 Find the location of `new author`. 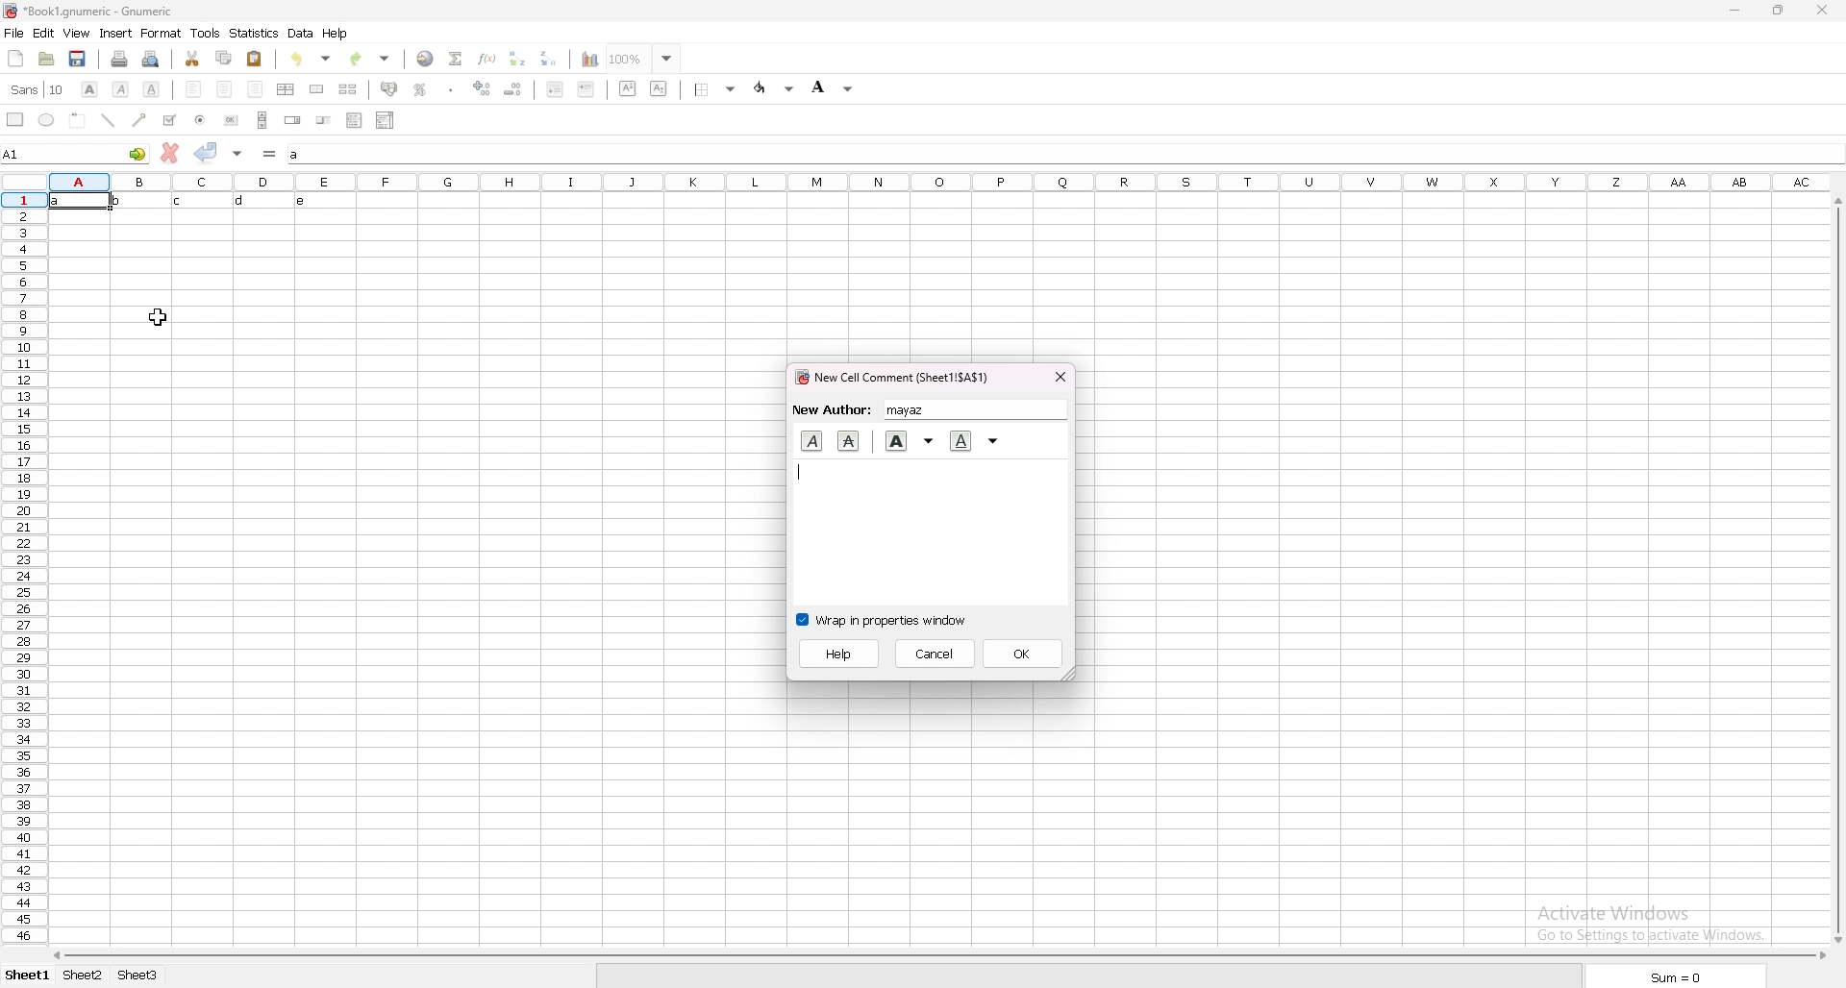

new author is located at coordinates (928, 410).